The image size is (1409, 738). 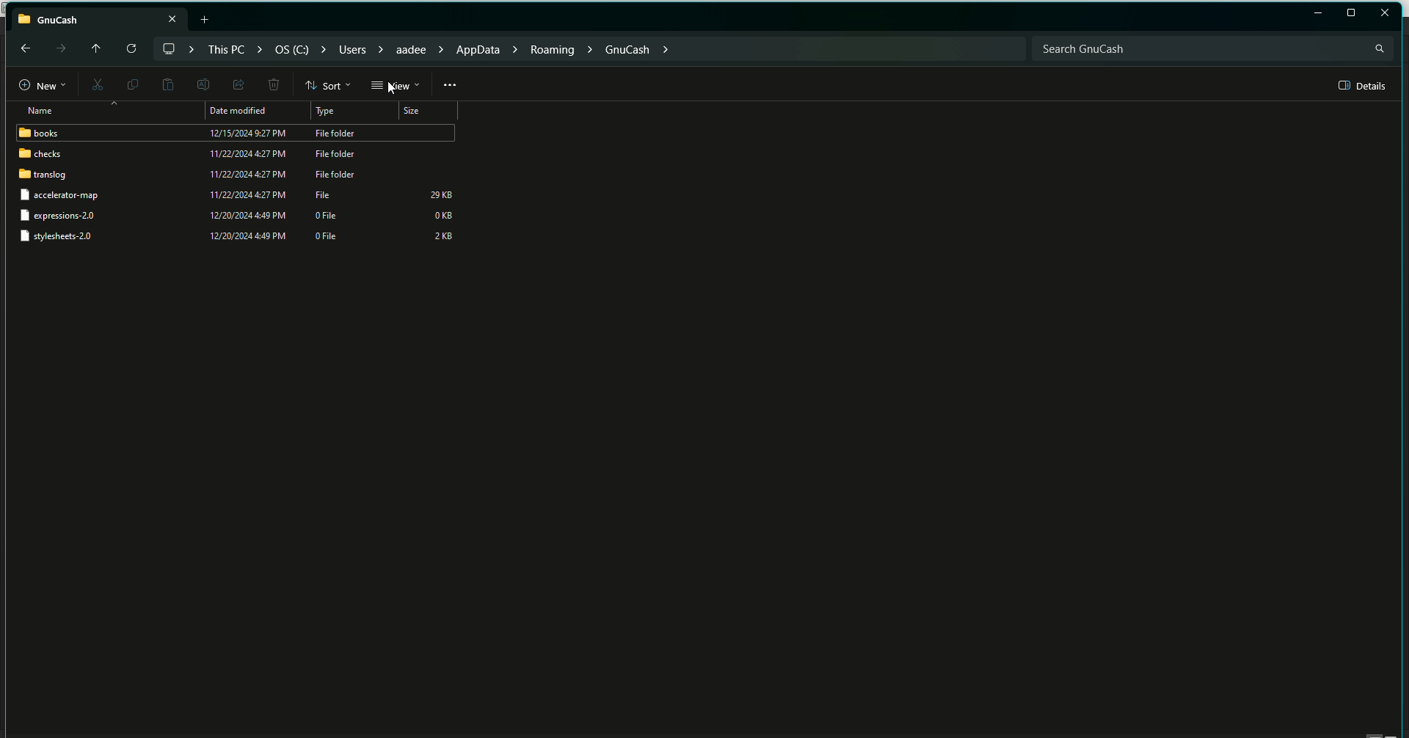 What do you see at coordinates (130, 84) in the screenshot?
I see `Copy` at bounding box center [130, 84].